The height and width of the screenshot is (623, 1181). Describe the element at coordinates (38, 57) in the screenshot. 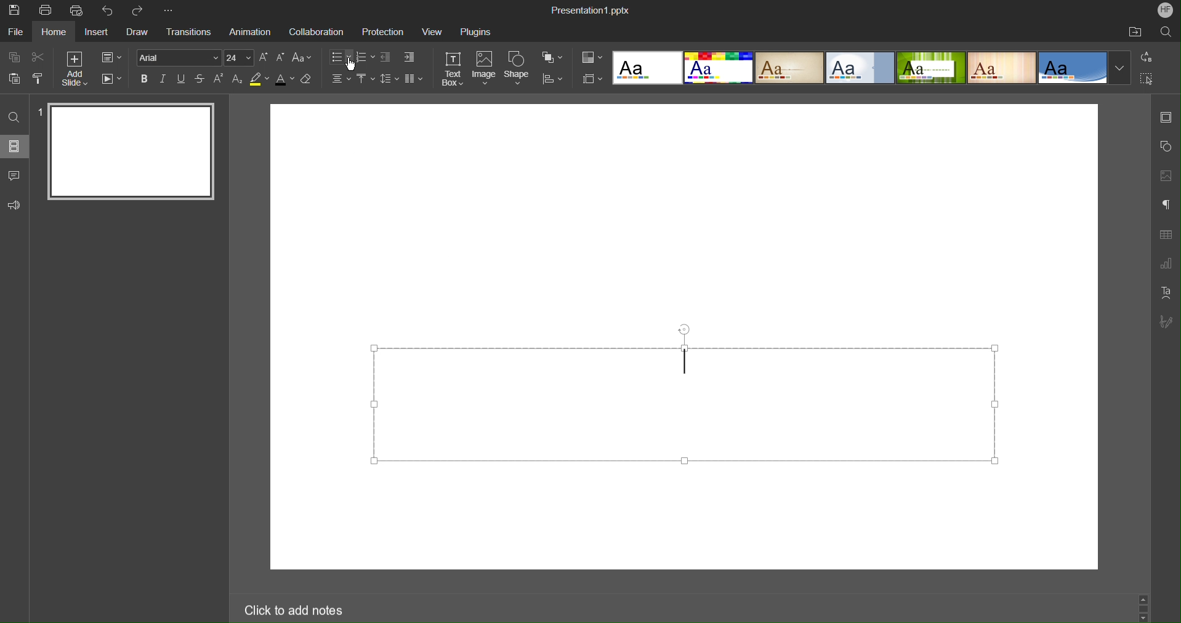

I see `Cut` at that location.